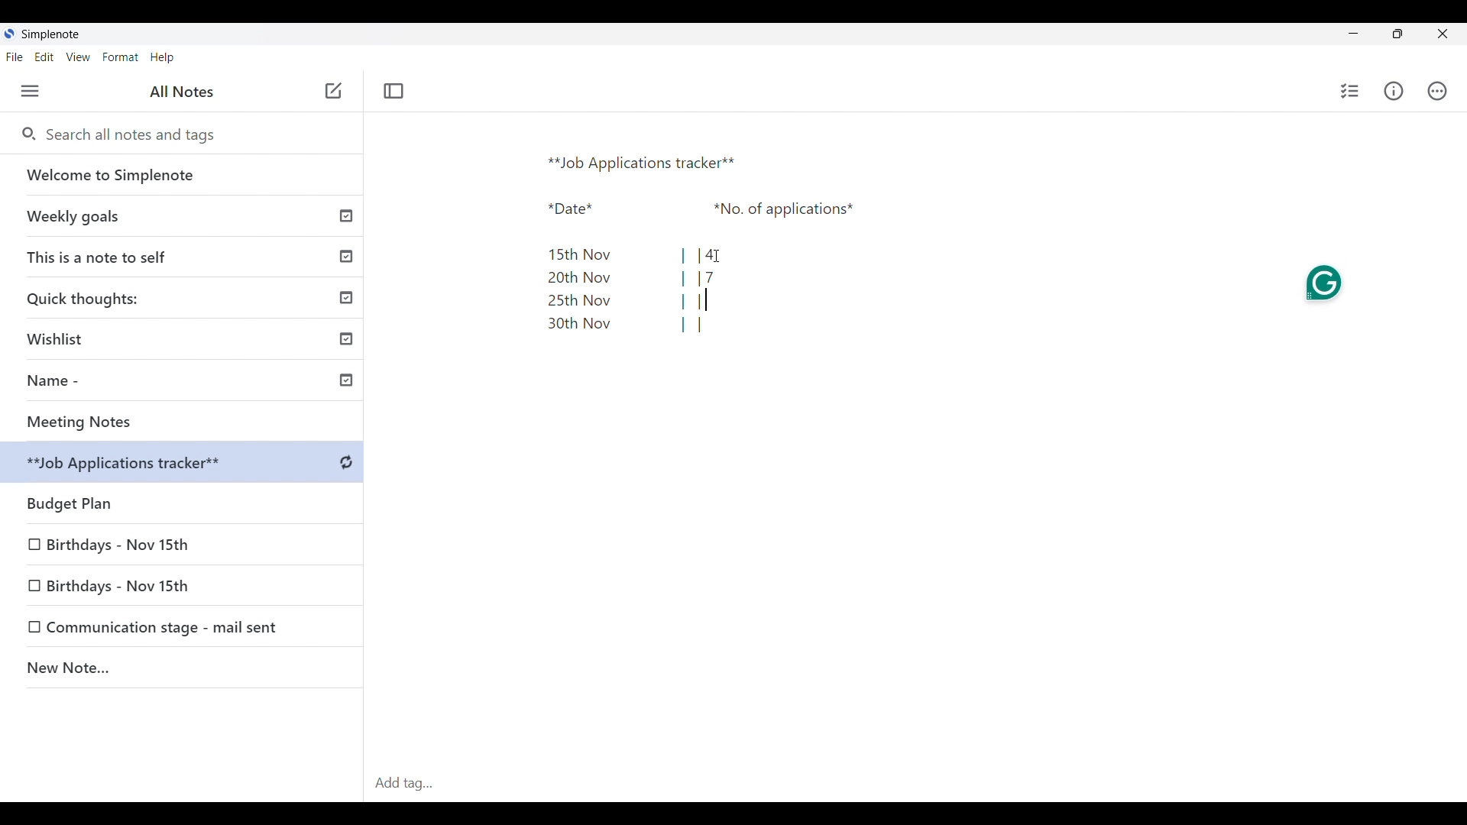  I want to click on Minimize, so click(1353, 33).